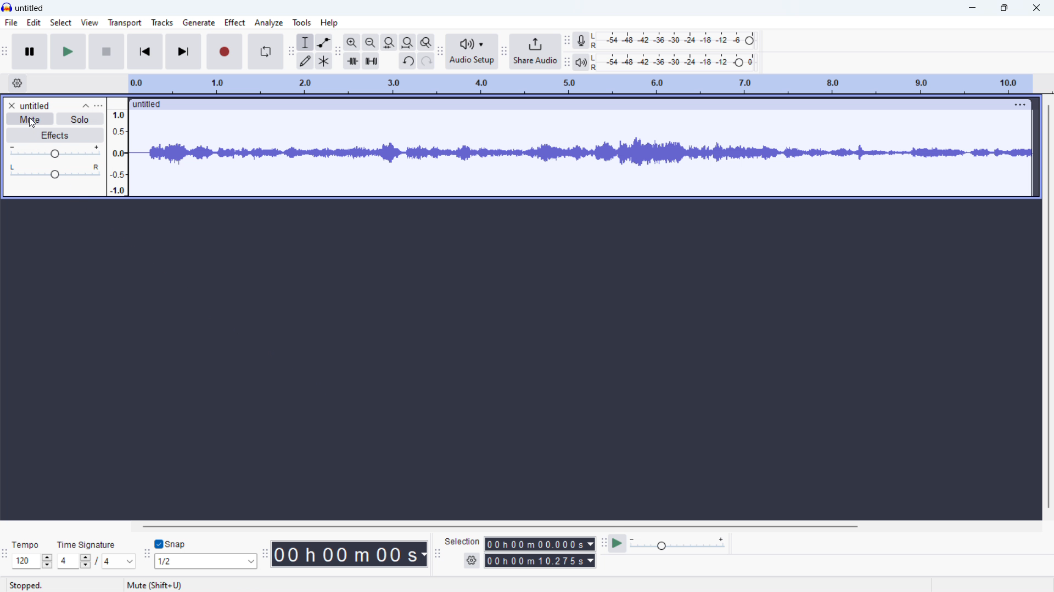 The height and width of the screenshot is (592, 1054). What do you see at coordinates (183, 52) in the screenshot?
I see `skip to end` at bounding box center [183, 52].